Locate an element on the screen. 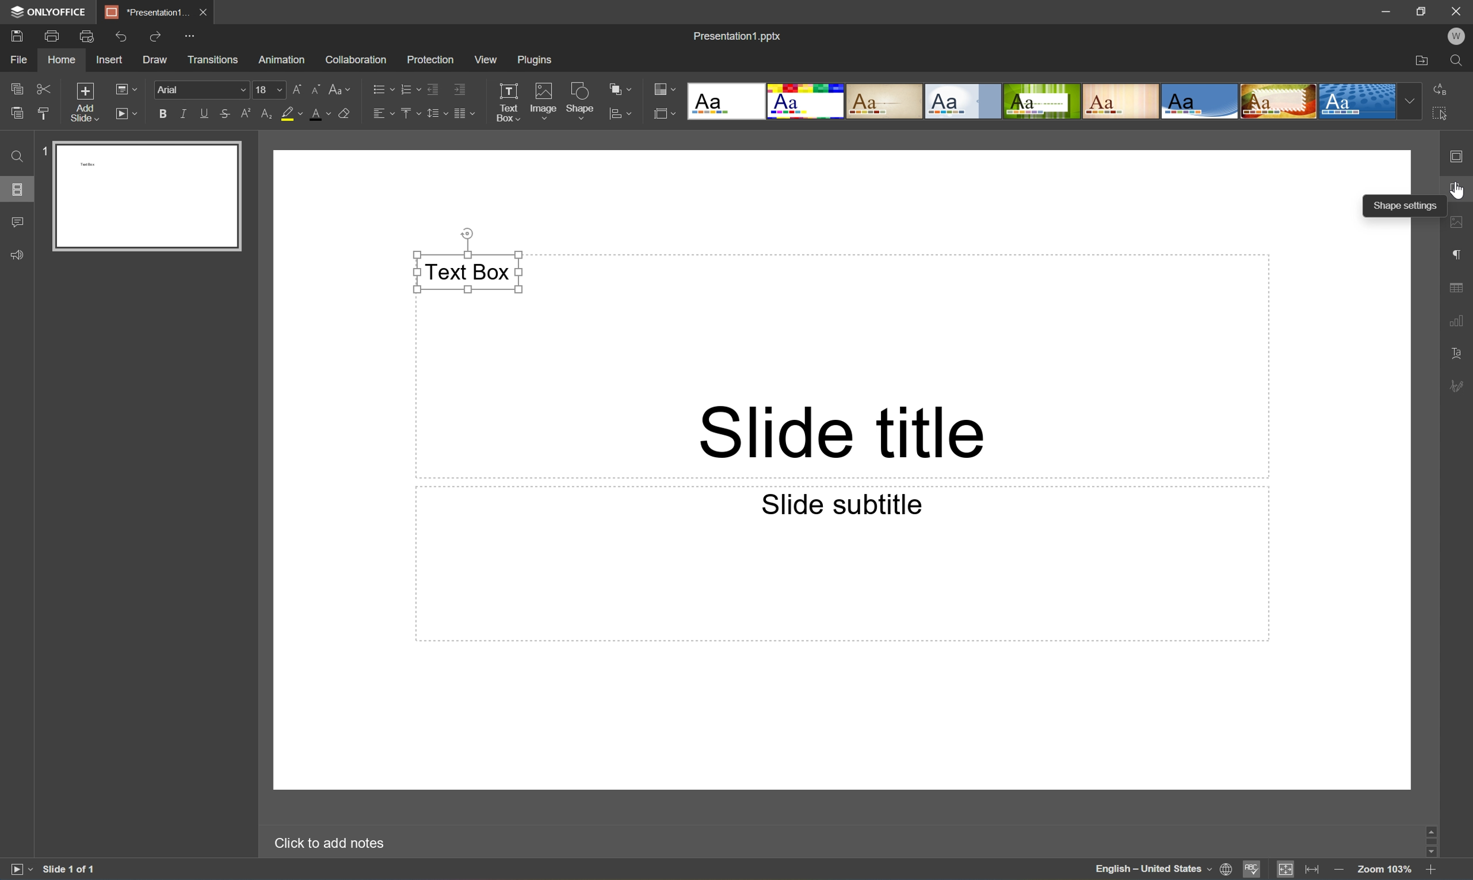 The height and width of the screenshot is (880, 1473). Paste is located at coordinates (14, 113).